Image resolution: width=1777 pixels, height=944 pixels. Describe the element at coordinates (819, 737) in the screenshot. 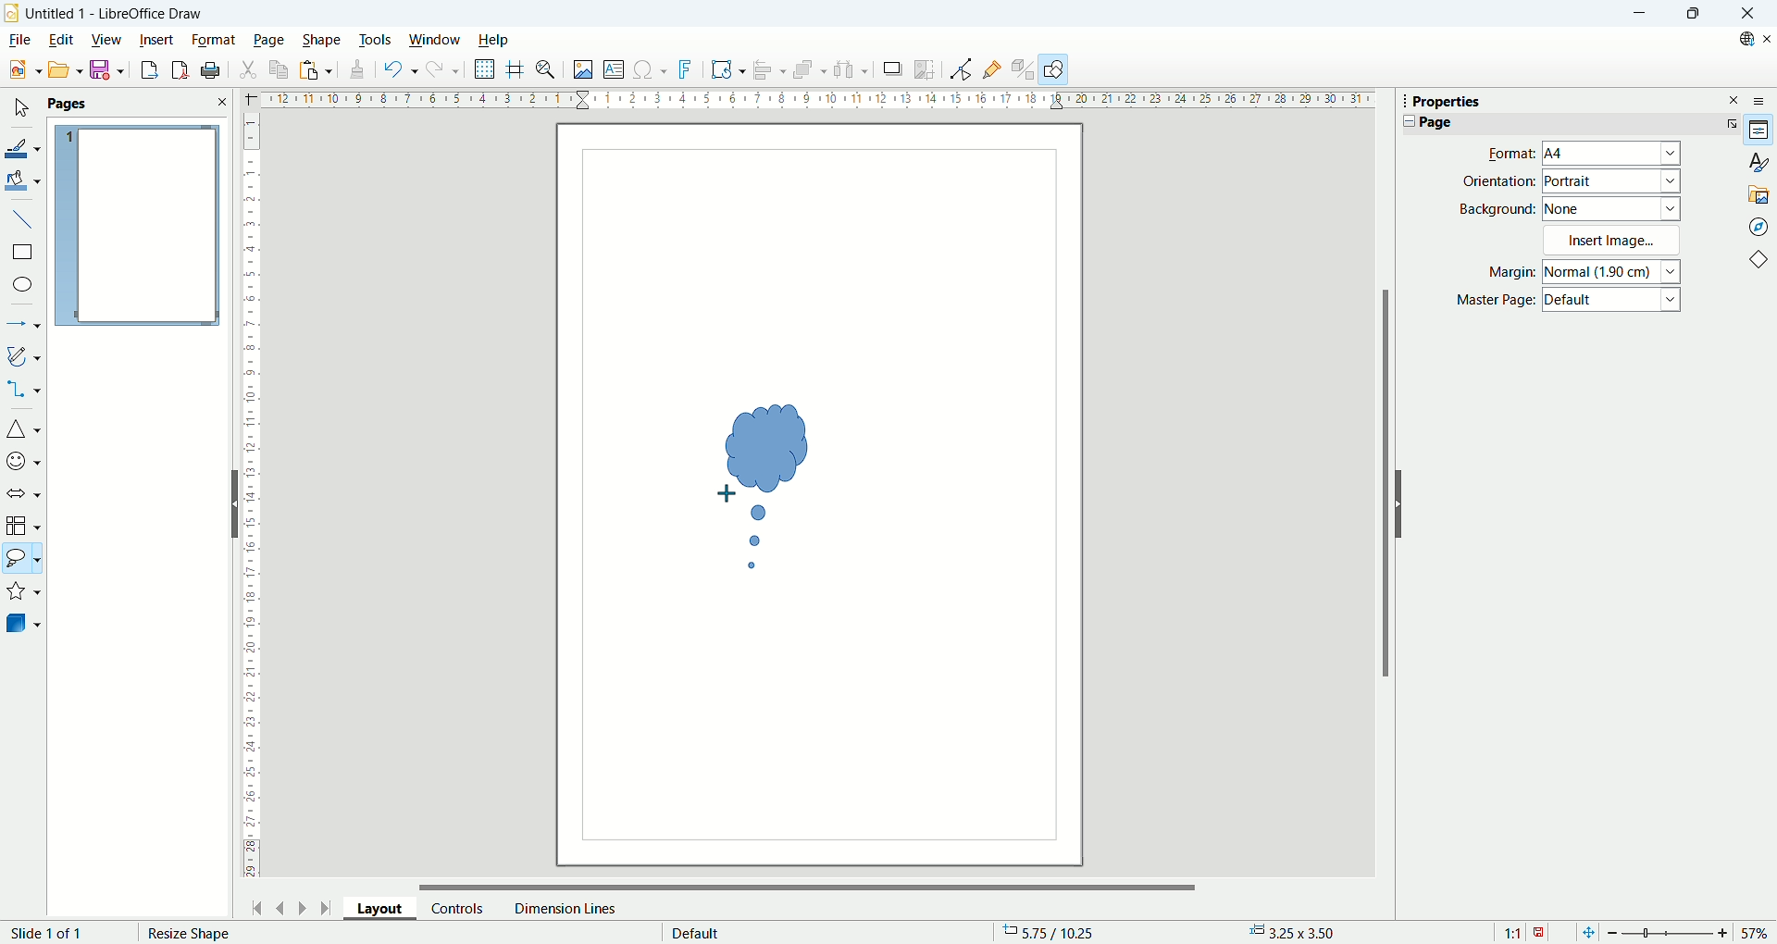

I see `Main Page` at that location.